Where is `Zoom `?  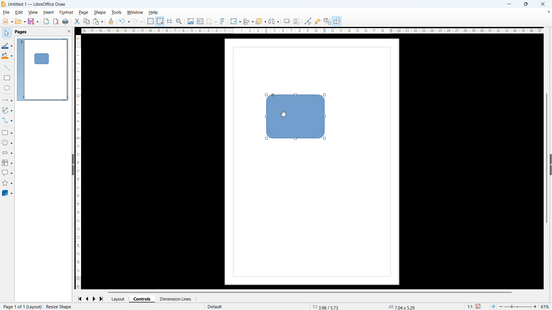
Zoom  is located at coordinates (179, 21).